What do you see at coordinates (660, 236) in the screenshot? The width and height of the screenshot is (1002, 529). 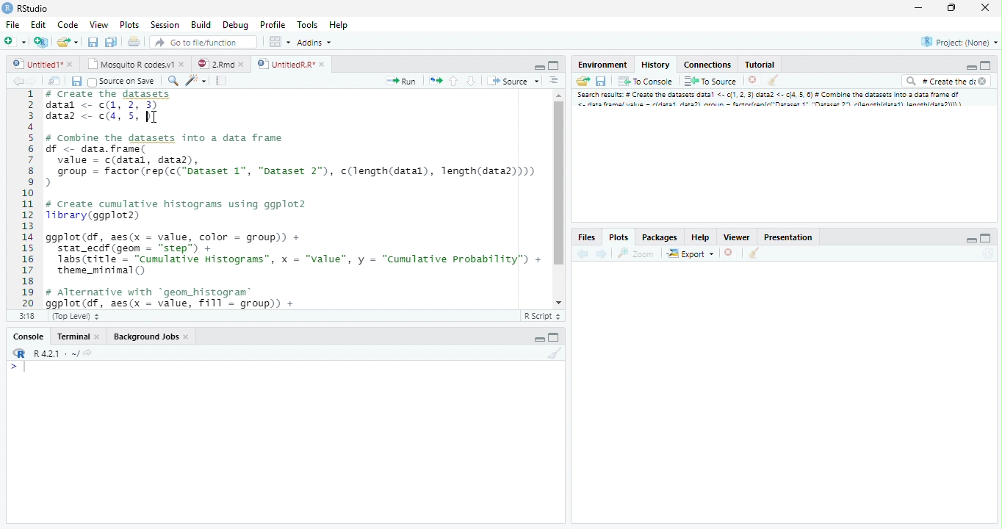 I see `Packages` at bounding box center [660, 236].